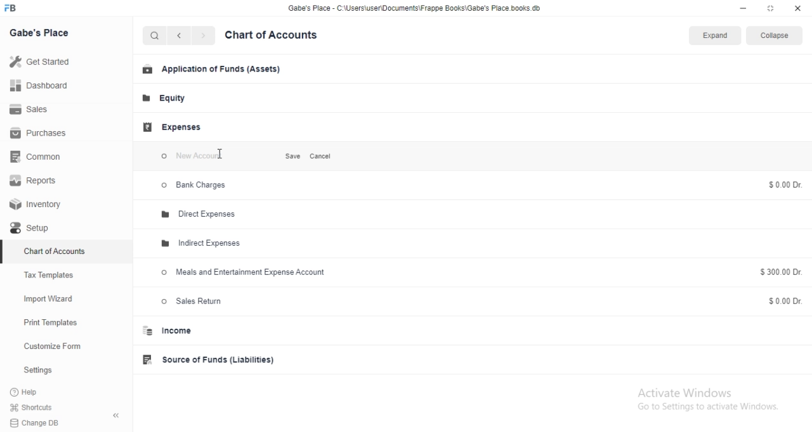 The width and height of the screenshot is (812, 432). What do you see at coordinates (40, 370) in the screenshot?
I see `Settings` at bounding box center [40, 370].